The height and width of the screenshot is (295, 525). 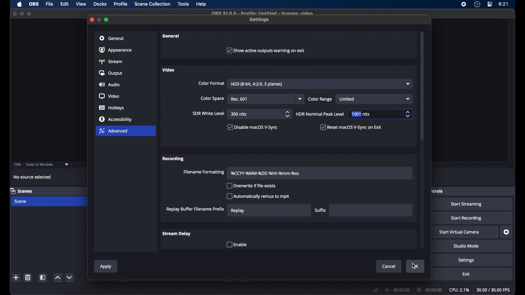 I want to click on maximize, so click(x=107, y=20).